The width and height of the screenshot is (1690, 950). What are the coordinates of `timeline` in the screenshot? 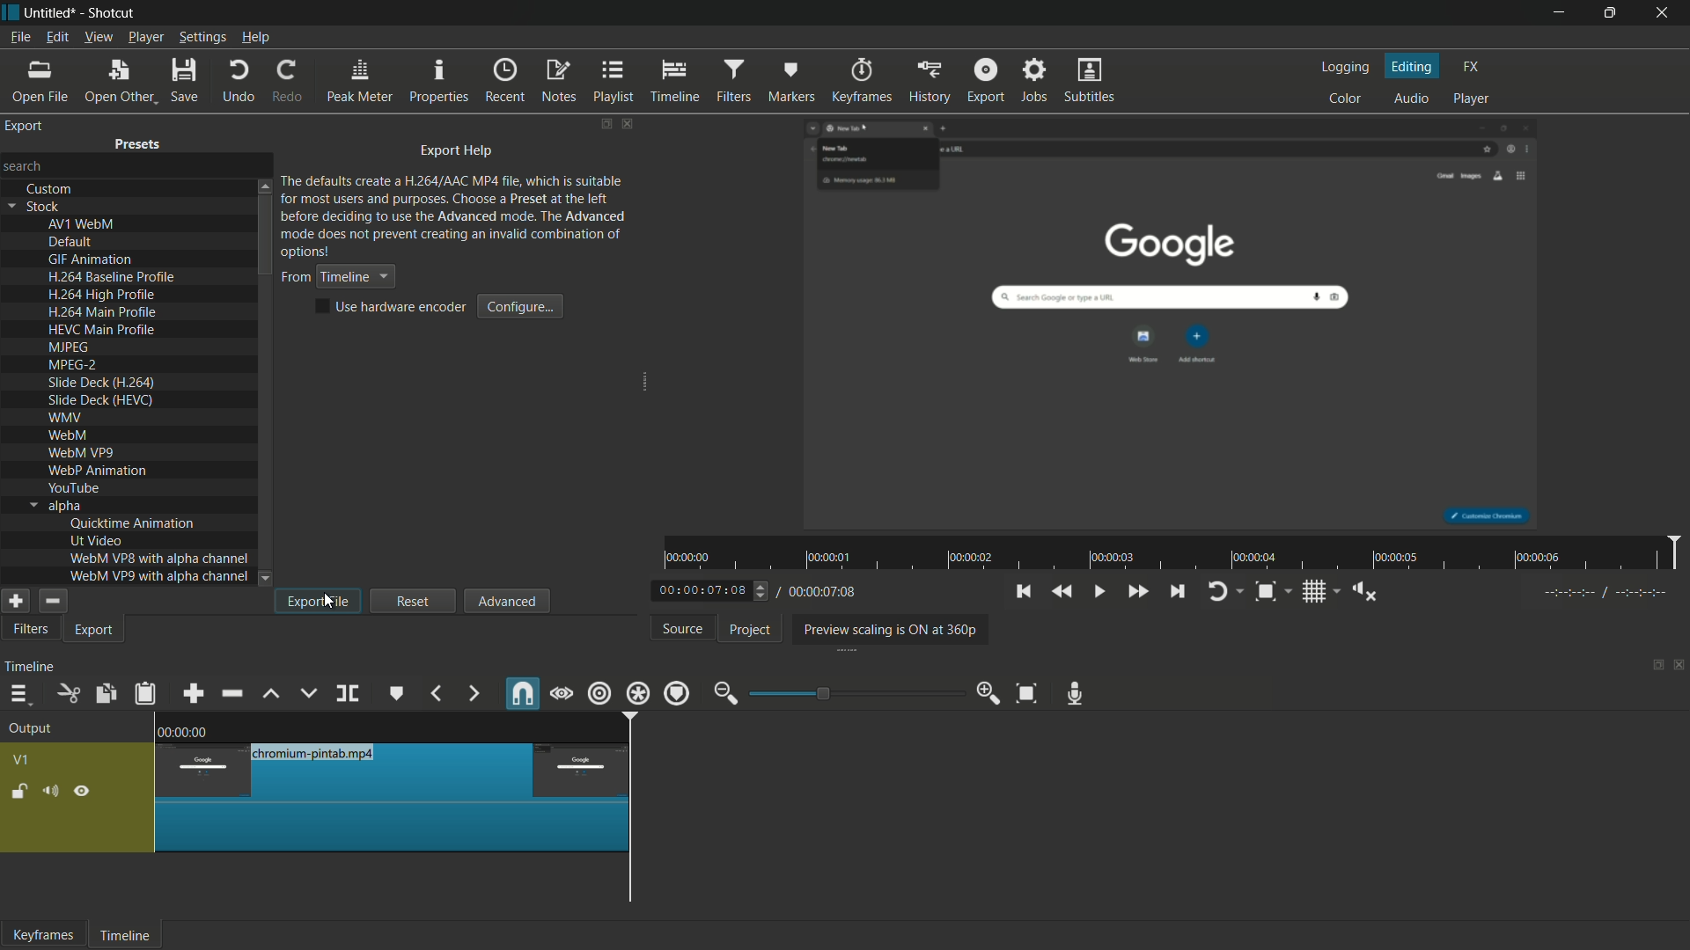 It's located at (122, 937).